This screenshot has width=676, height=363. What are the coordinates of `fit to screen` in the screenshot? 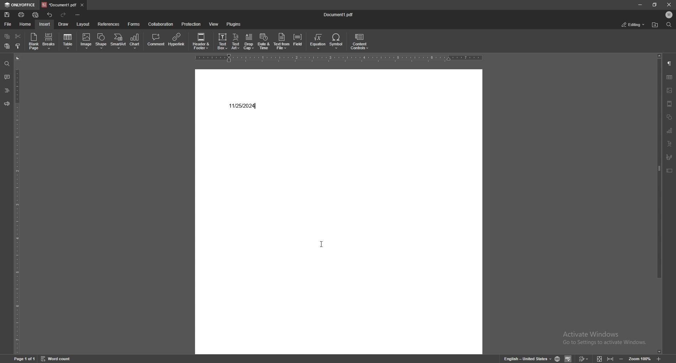 It's located at (600, 358).